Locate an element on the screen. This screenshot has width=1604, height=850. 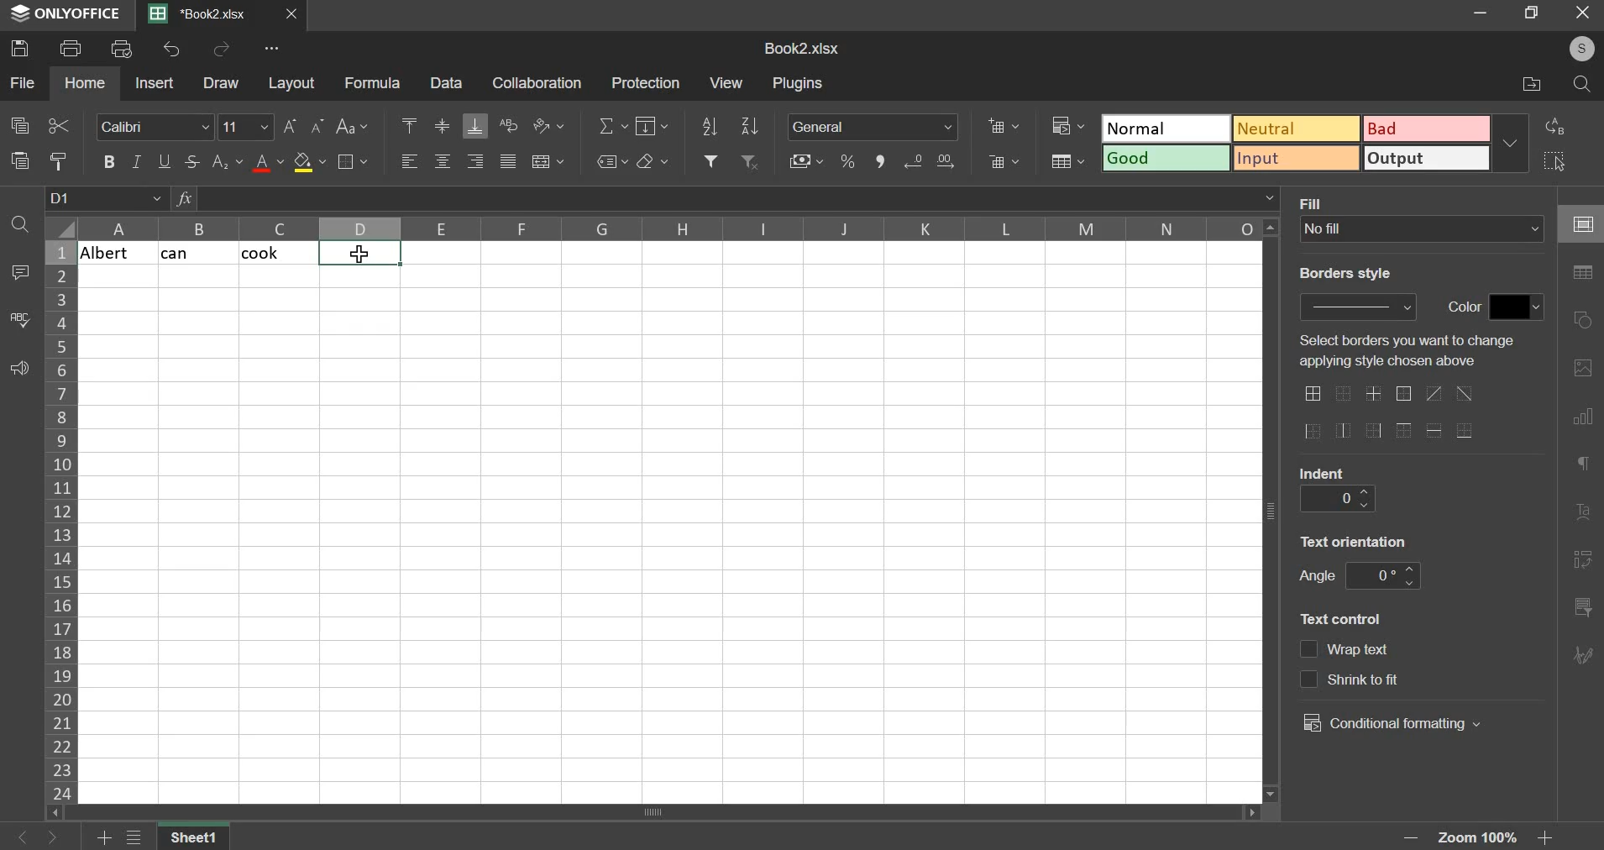
insert is located at coordinates (154, 82).